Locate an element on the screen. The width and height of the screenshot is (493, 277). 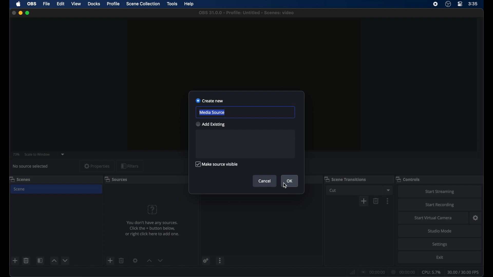
properties is located at coordinates (97, 166).